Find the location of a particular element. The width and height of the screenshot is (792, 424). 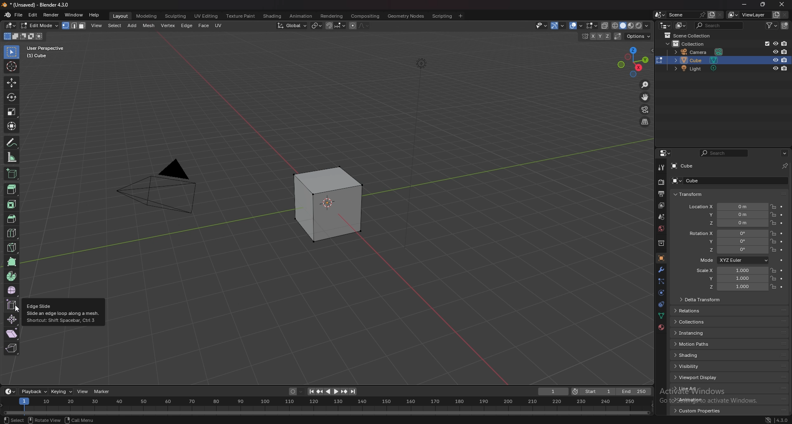

file is located at coordinates (19, 15).